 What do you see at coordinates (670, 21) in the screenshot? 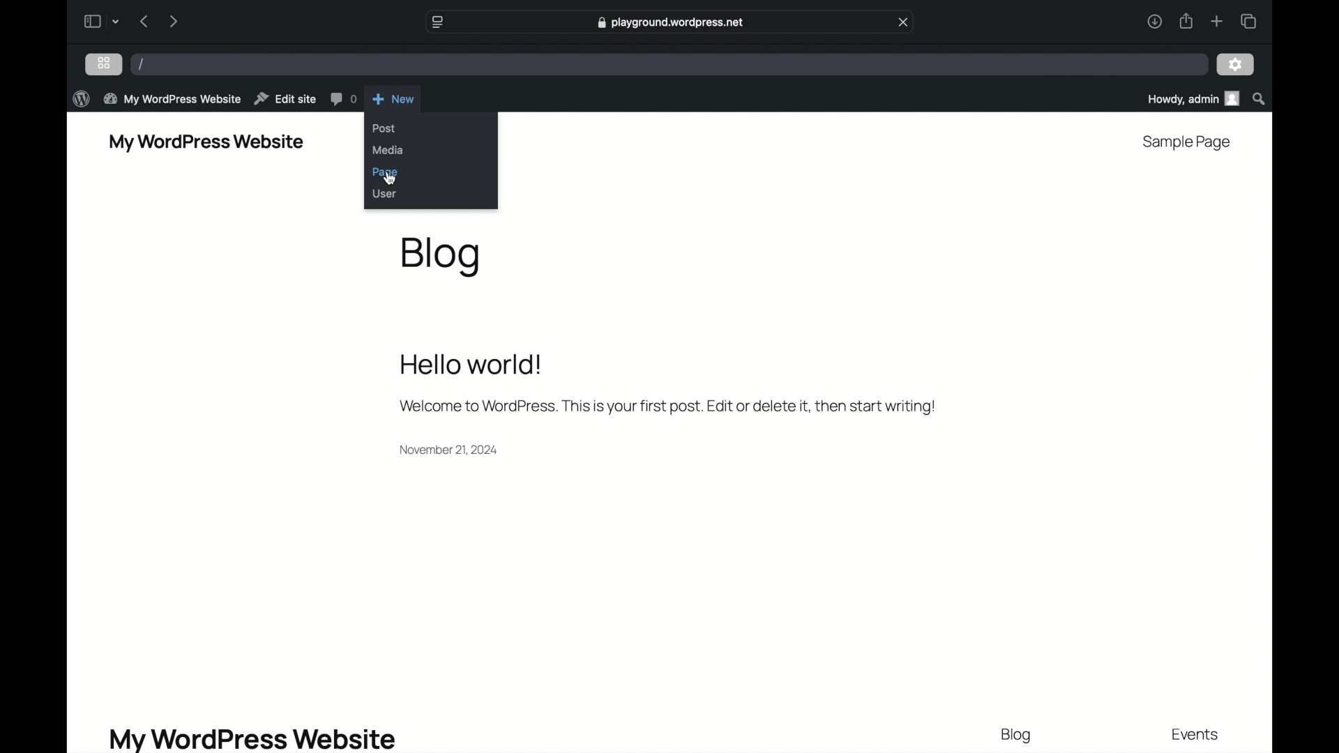
I see `web address` at bounding box center [670, 21].